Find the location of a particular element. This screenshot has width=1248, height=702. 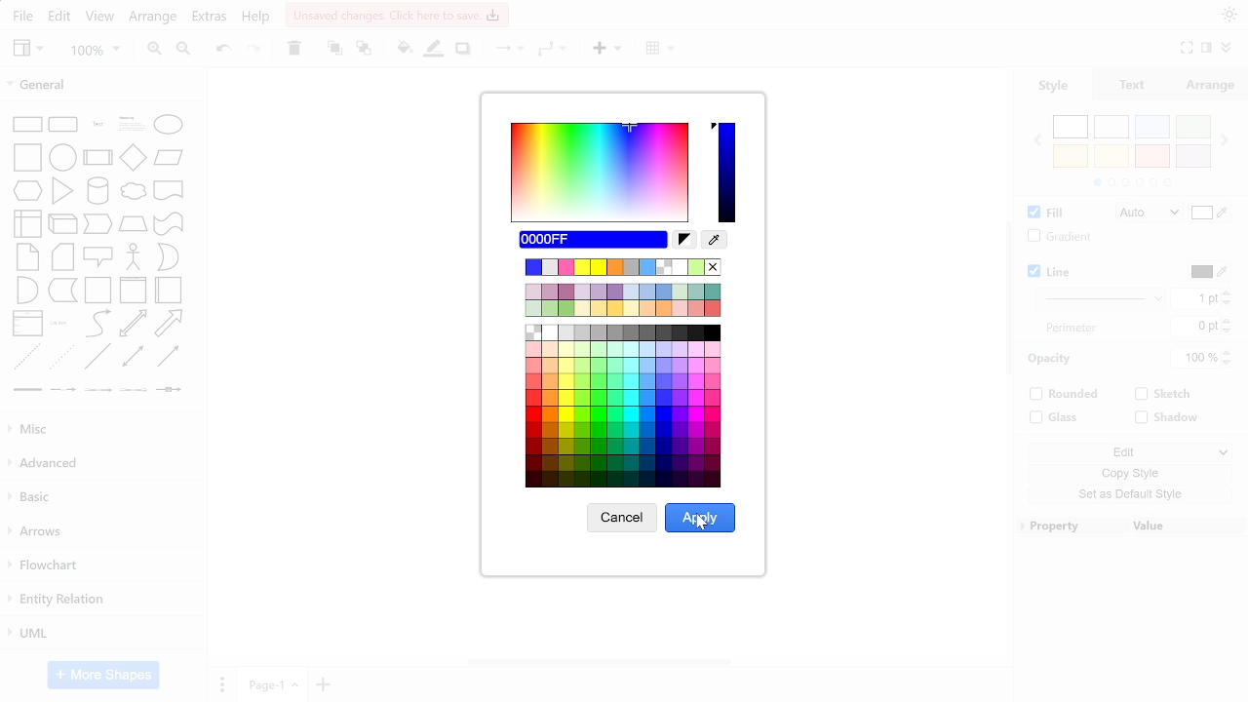

UML is located at coordinates (100, 635).